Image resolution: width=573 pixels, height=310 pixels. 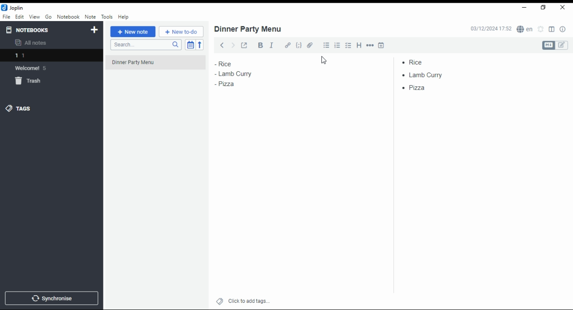 What do you see at coordinates (562, 8) in the screenshot?
I see `close ` at bounding box center [562, 8].